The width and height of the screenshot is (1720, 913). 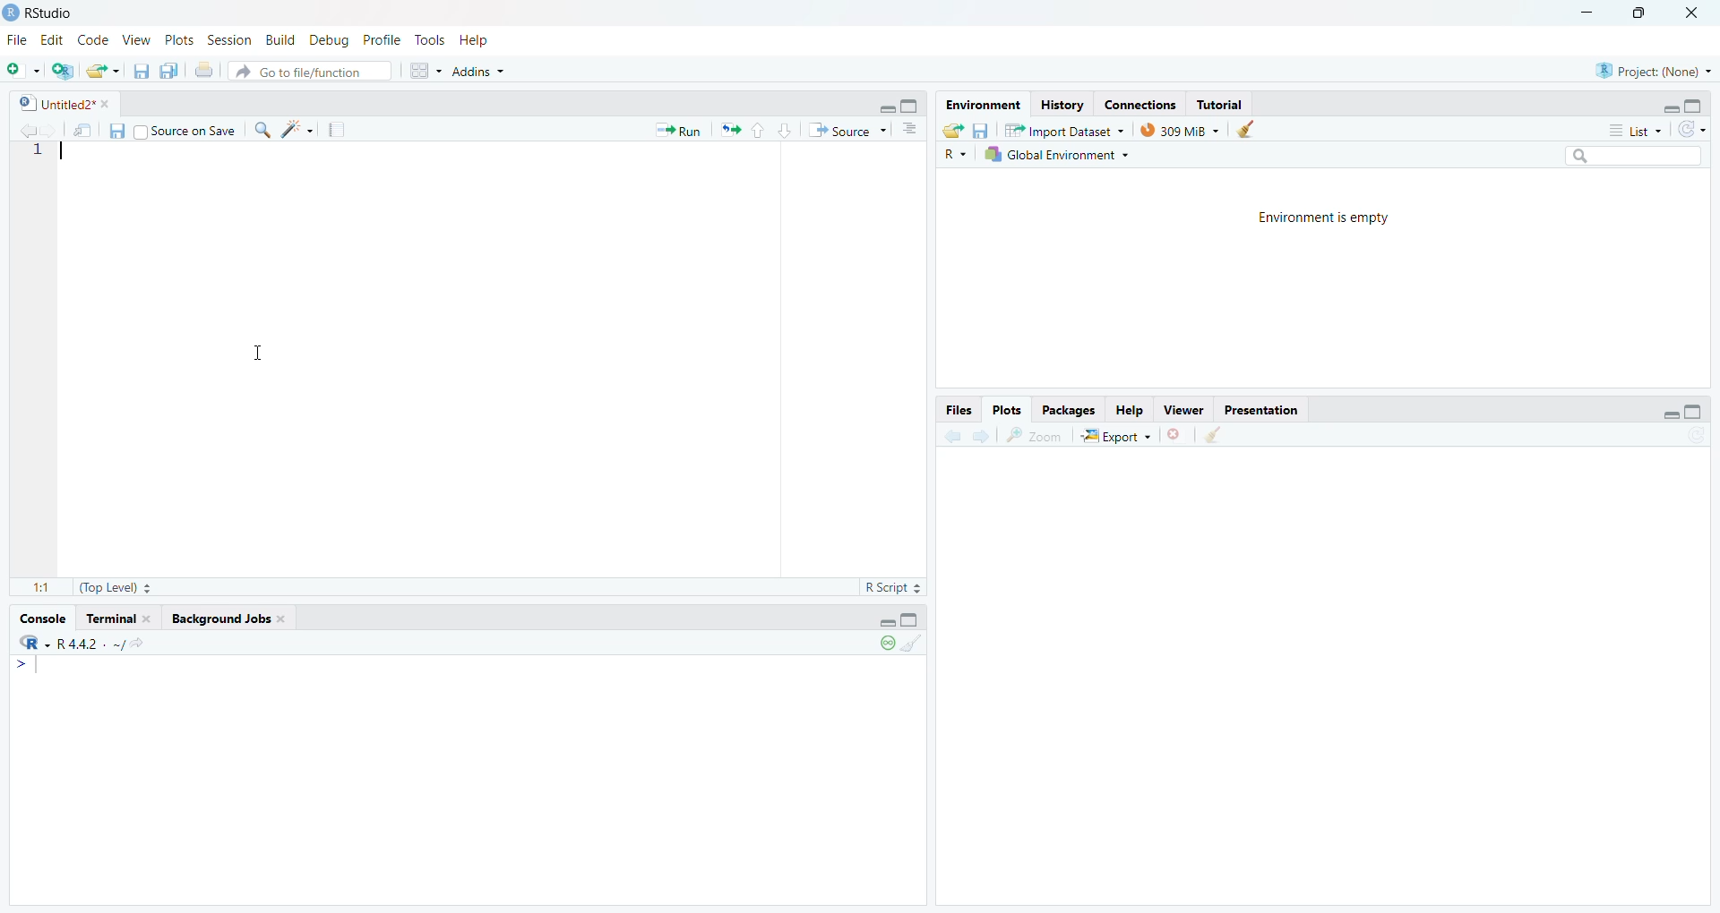 What do you see at coordinates (382, 40) in the screenshot?
I see `Profile` at bounding box center [382, 40].